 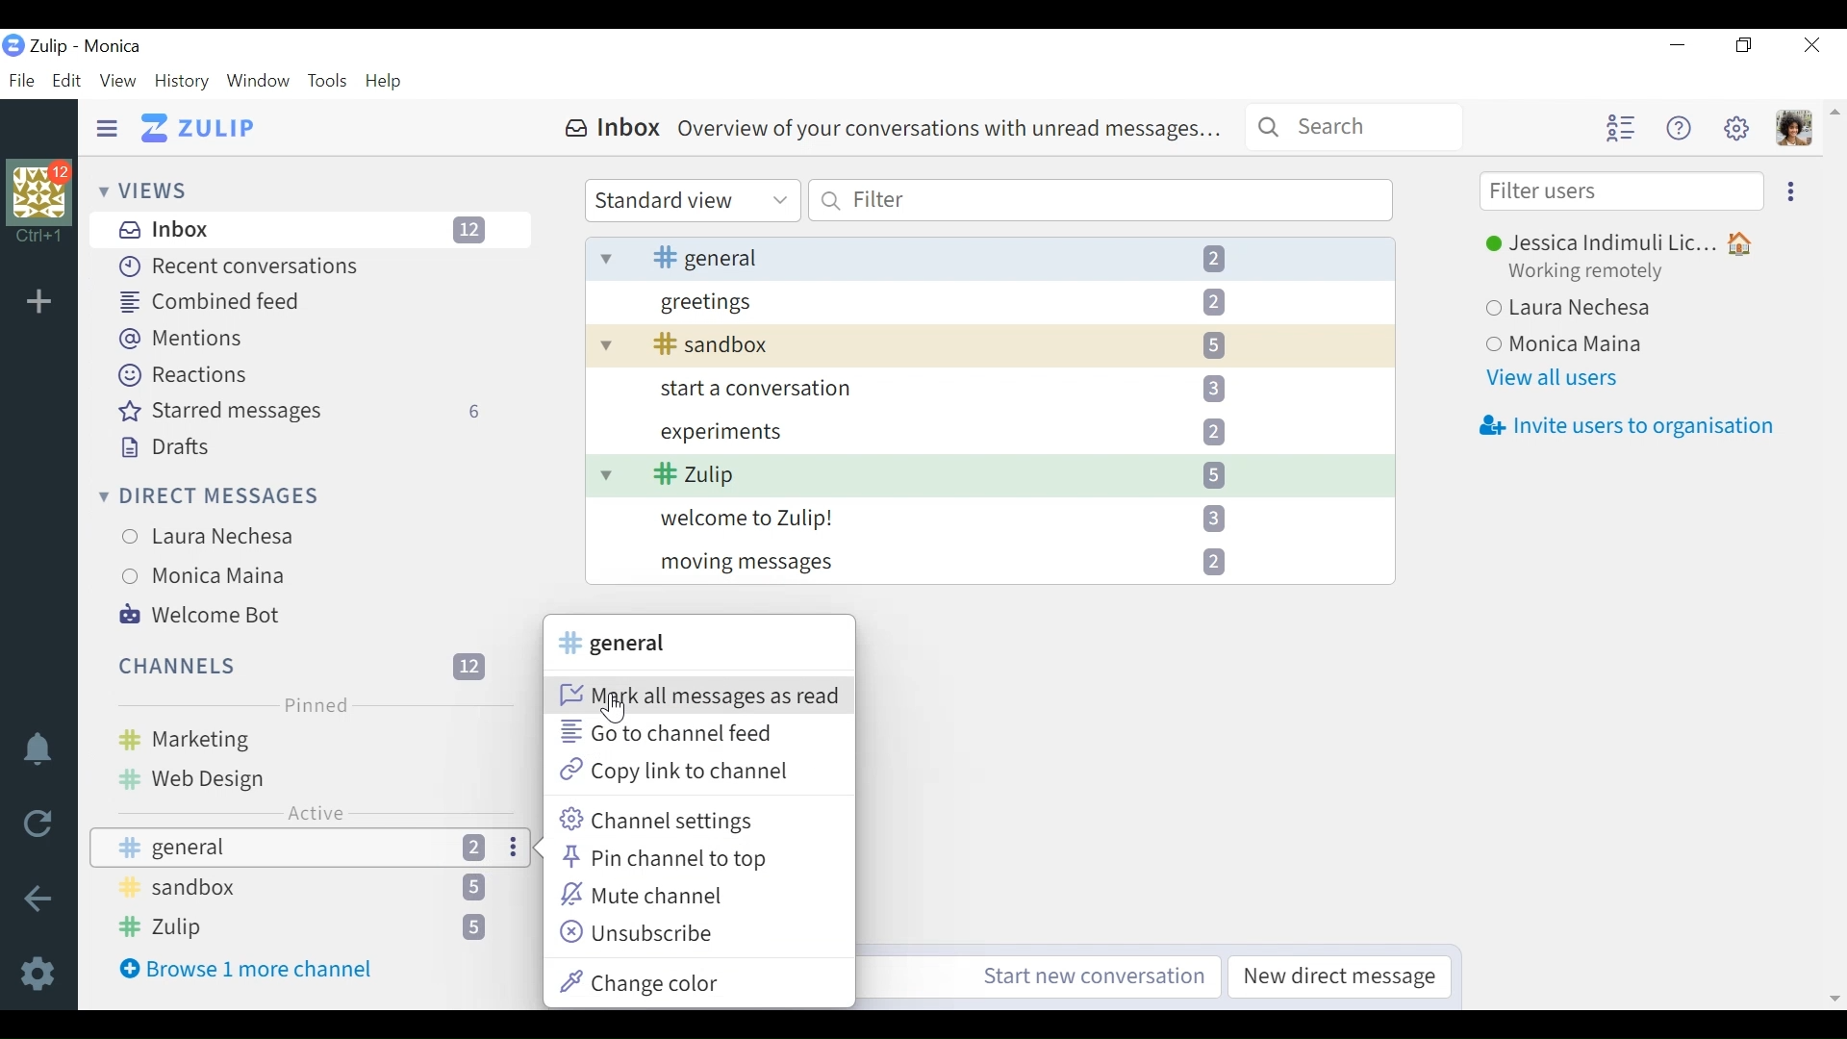 I want to click on Ctrl + 1, so click(x=39, y=239).